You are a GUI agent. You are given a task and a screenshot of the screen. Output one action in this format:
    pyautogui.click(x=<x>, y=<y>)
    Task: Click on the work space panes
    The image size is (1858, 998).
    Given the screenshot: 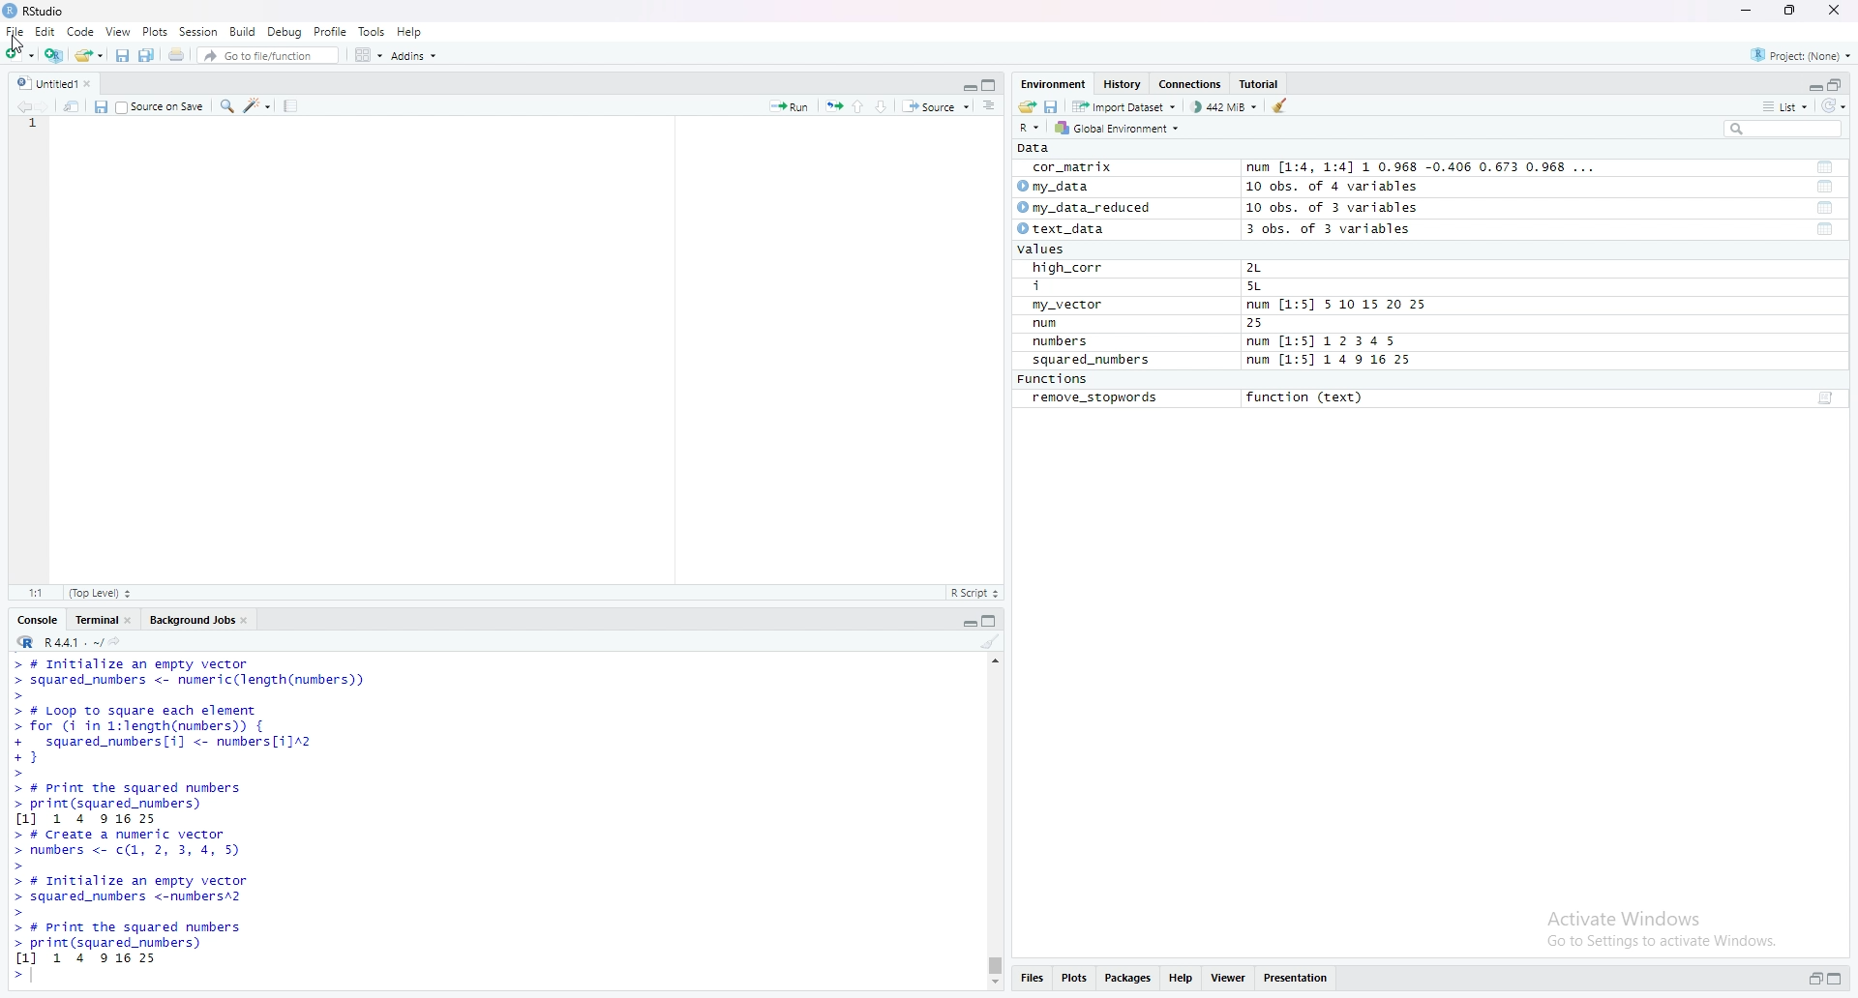 What is the action you would take?
    pyautogui.click(x=368, y=53)
    